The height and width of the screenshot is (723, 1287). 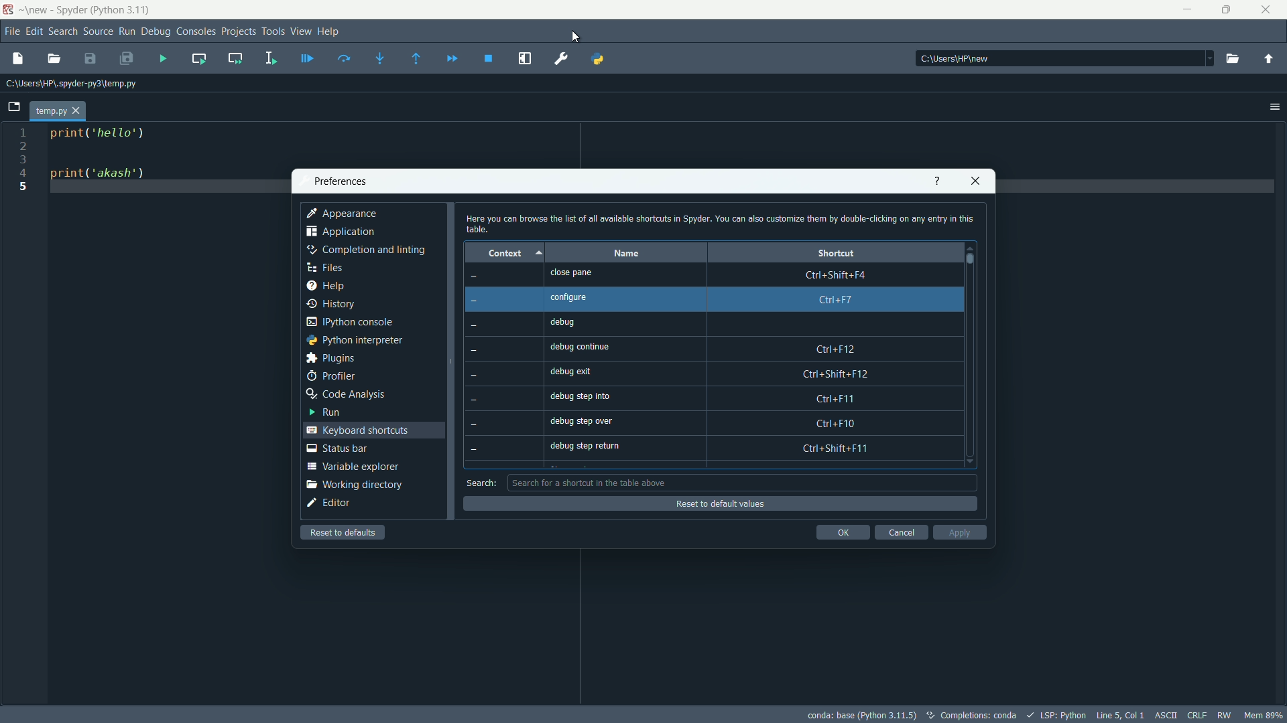 I want to click on status bar, so click(x=336, y=448).